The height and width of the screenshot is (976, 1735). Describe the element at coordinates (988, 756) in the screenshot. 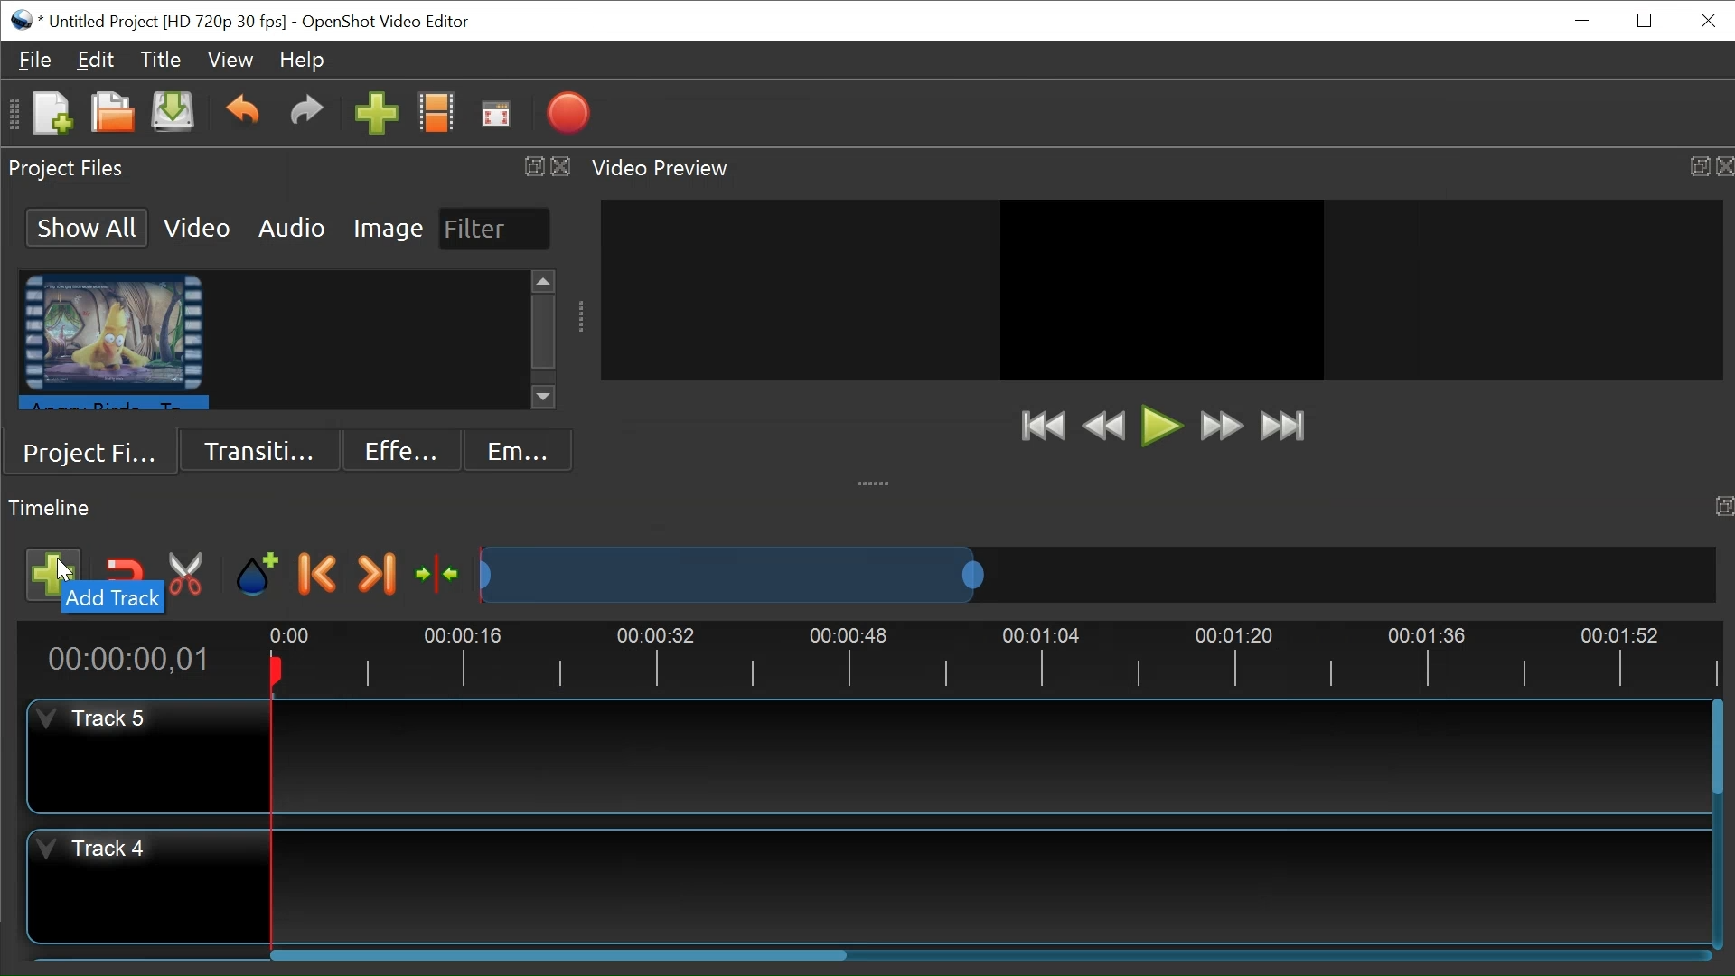

I see `Track Panel` at that location.